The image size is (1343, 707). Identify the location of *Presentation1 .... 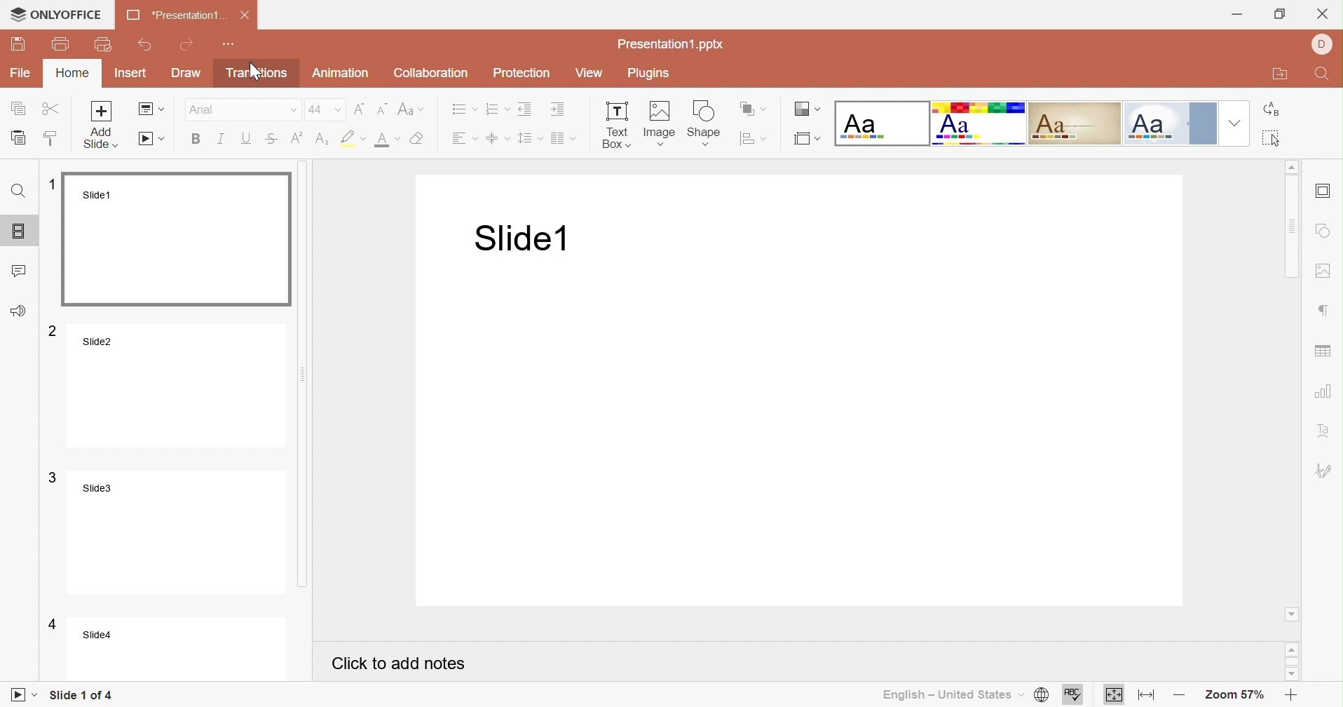
(177, 15).